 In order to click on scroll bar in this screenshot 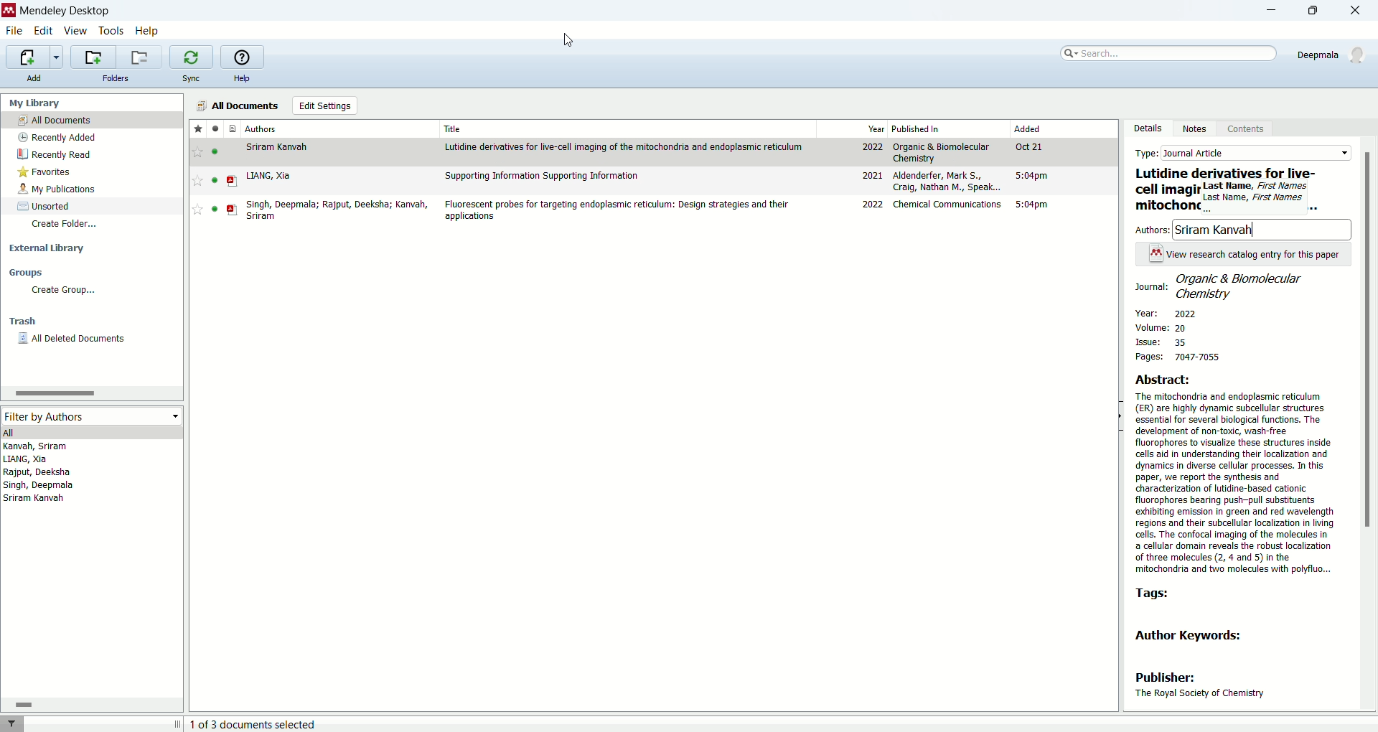, I will do `click(1369, 424)`.